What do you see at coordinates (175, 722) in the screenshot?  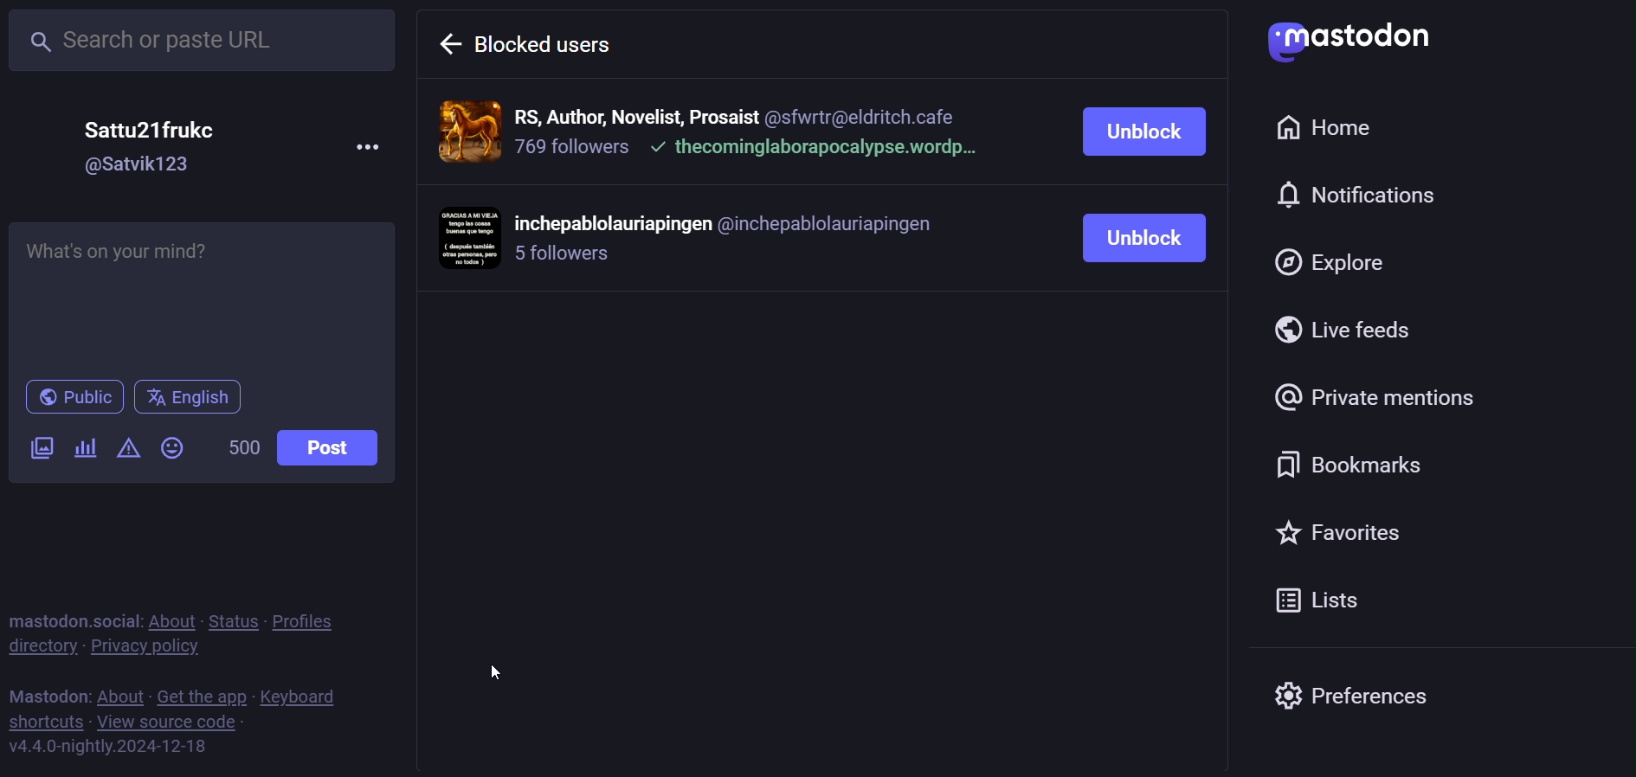 I see `view source code` at bounding box center [175, 722].